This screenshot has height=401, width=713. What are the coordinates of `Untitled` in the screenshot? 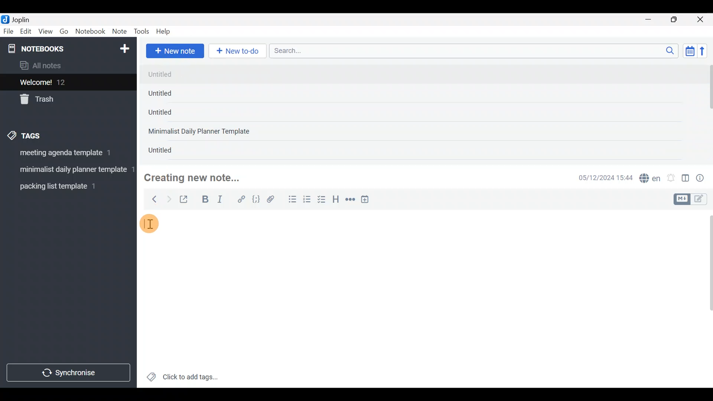 It's located at (169, 152).